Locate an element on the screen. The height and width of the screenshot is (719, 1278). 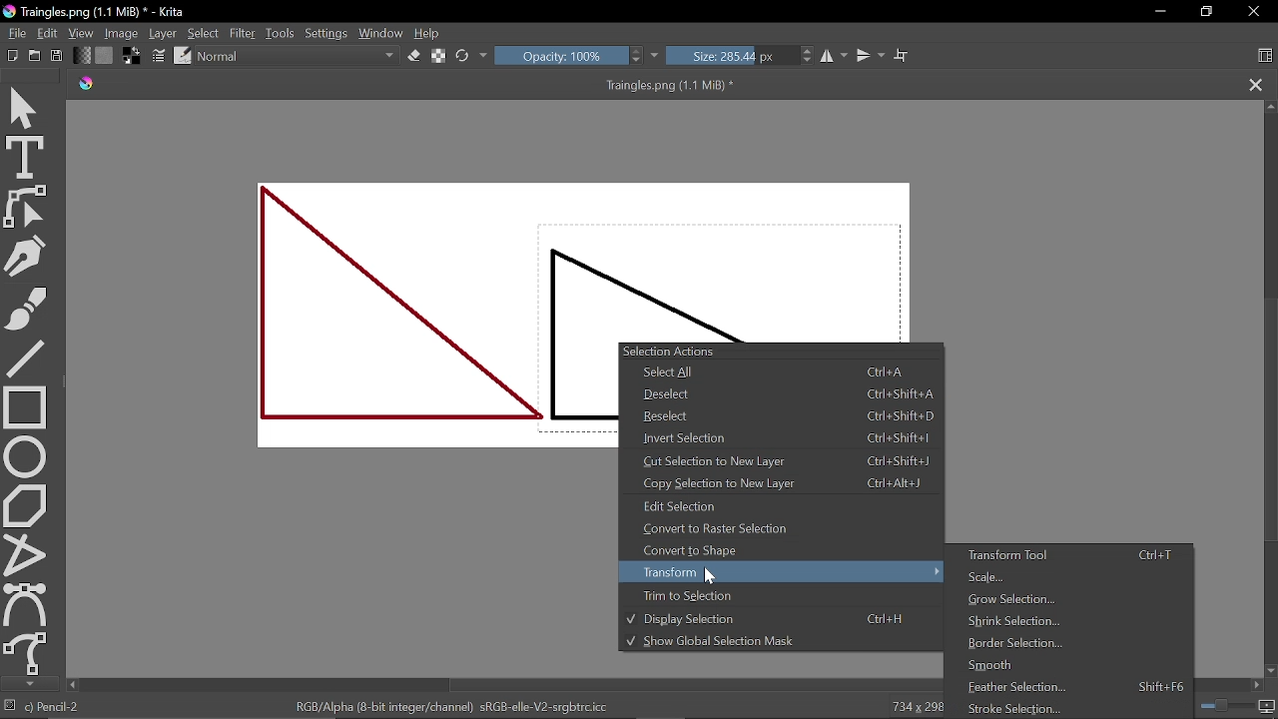
Help is located at coordinates (429, 34).